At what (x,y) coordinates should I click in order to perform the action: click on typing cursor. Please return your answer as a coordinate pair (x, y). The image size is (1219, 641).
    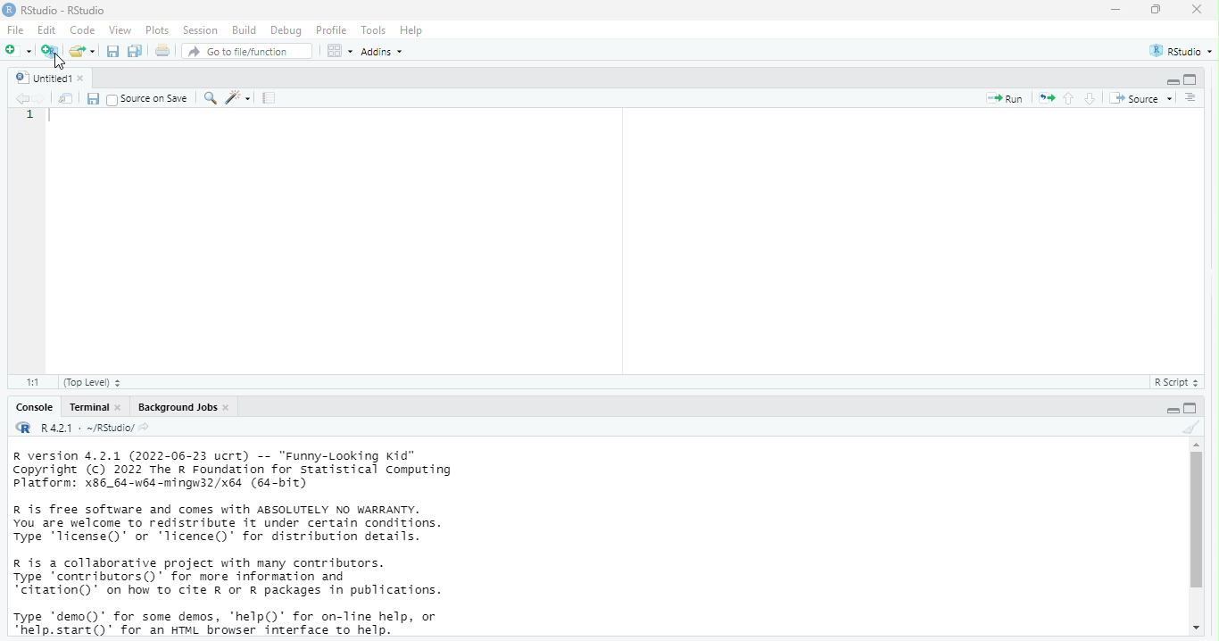
    Looking at the image, I should click on (56, 117).